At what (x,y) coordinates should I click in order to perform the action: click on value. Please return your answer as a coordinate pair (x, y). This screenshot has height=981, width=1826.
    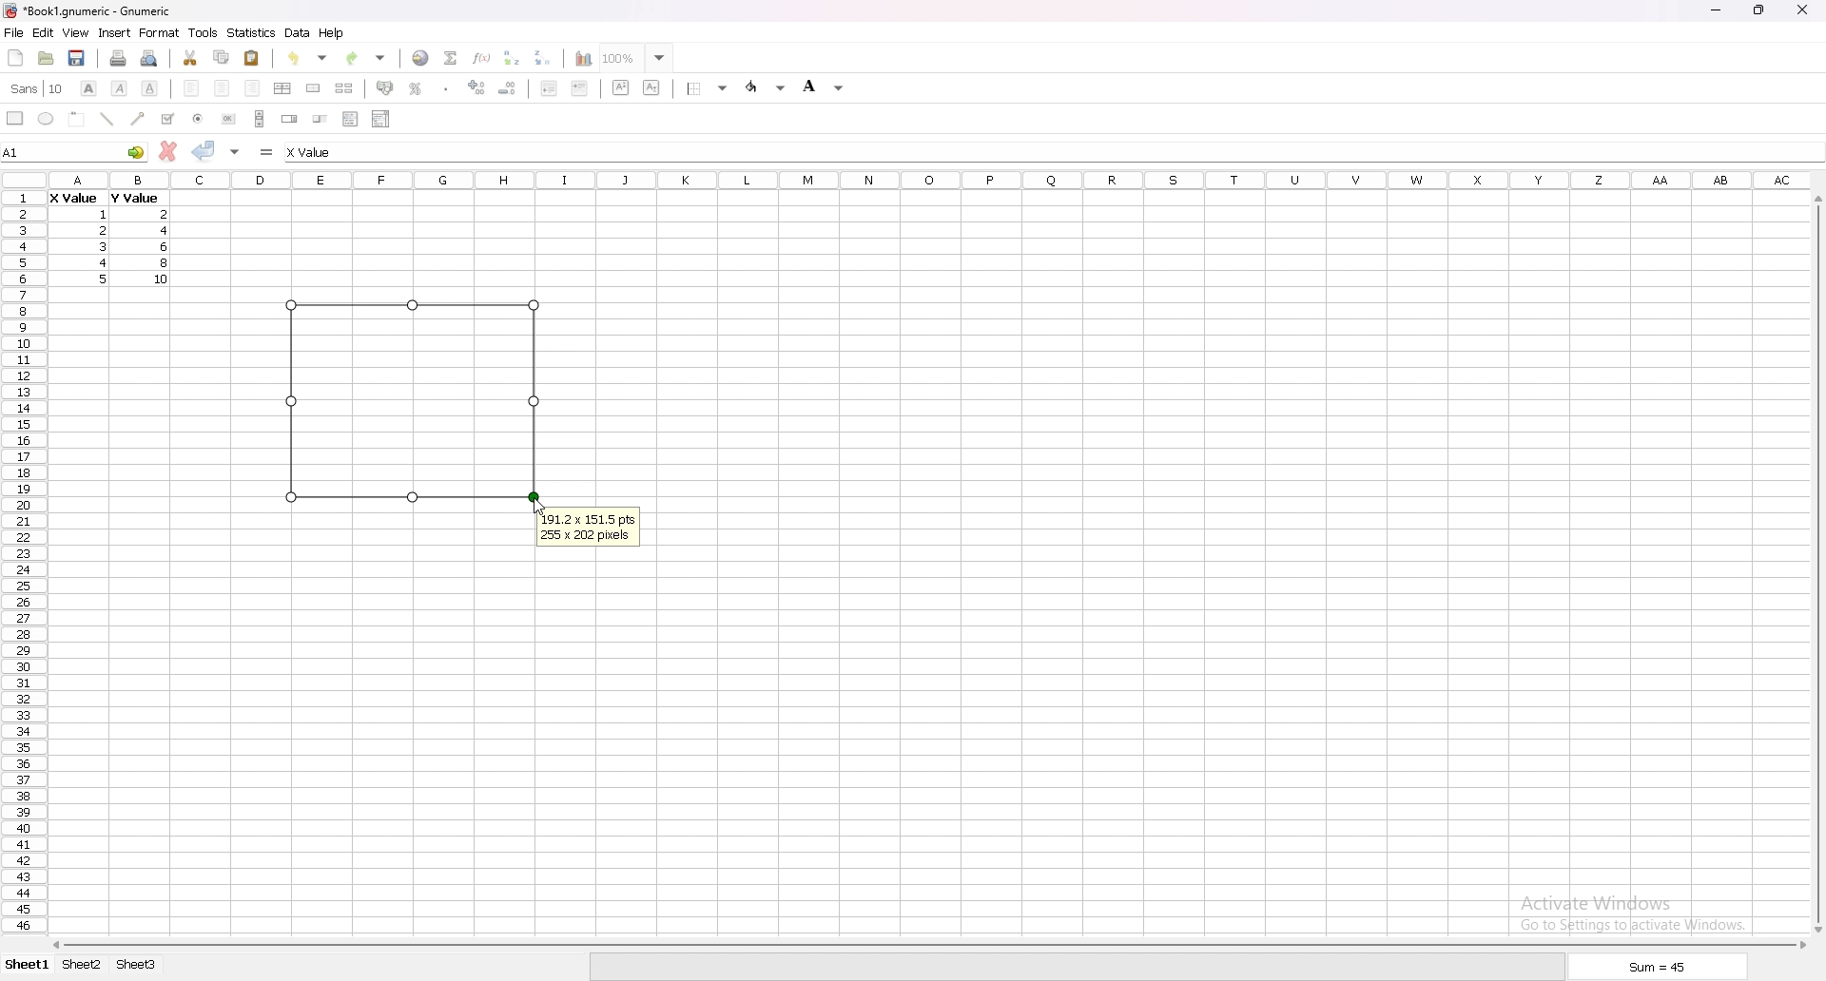
    Looking at the image, I should click on (165, 263).